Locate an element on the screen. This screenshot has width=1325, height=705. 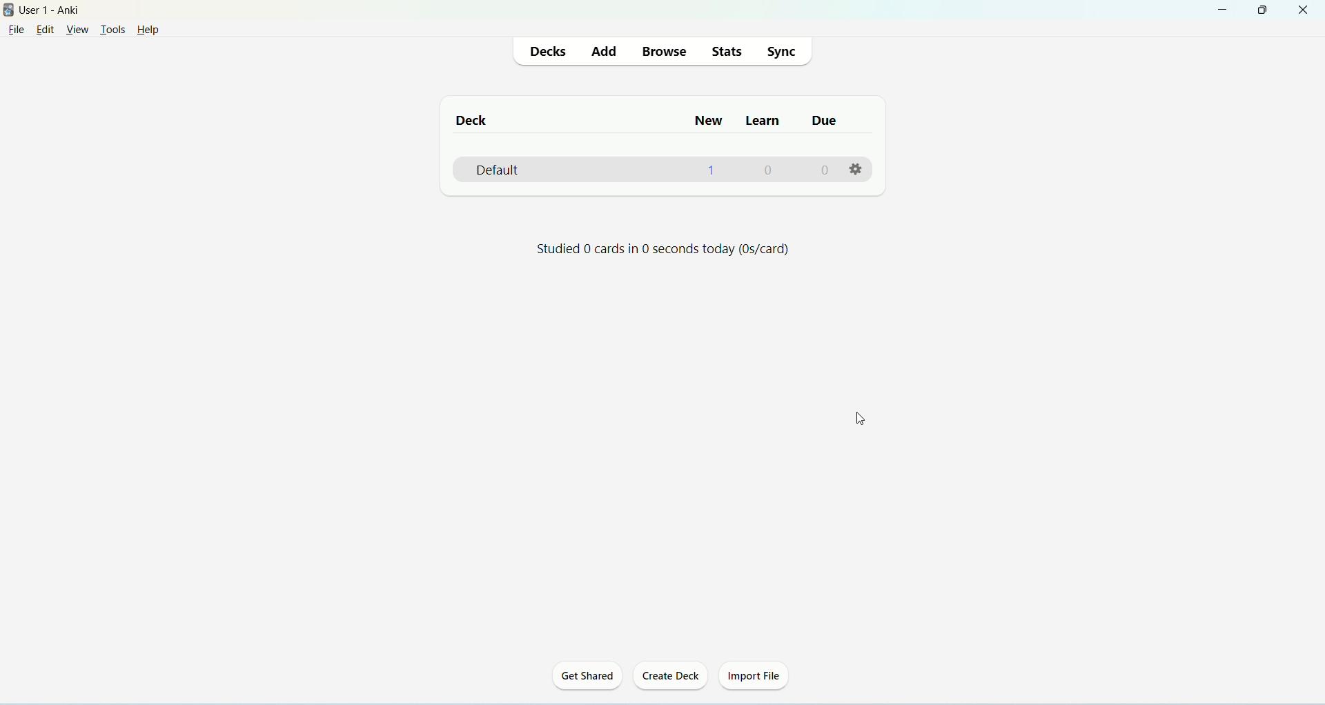
file is located at coordinates (16, 32).